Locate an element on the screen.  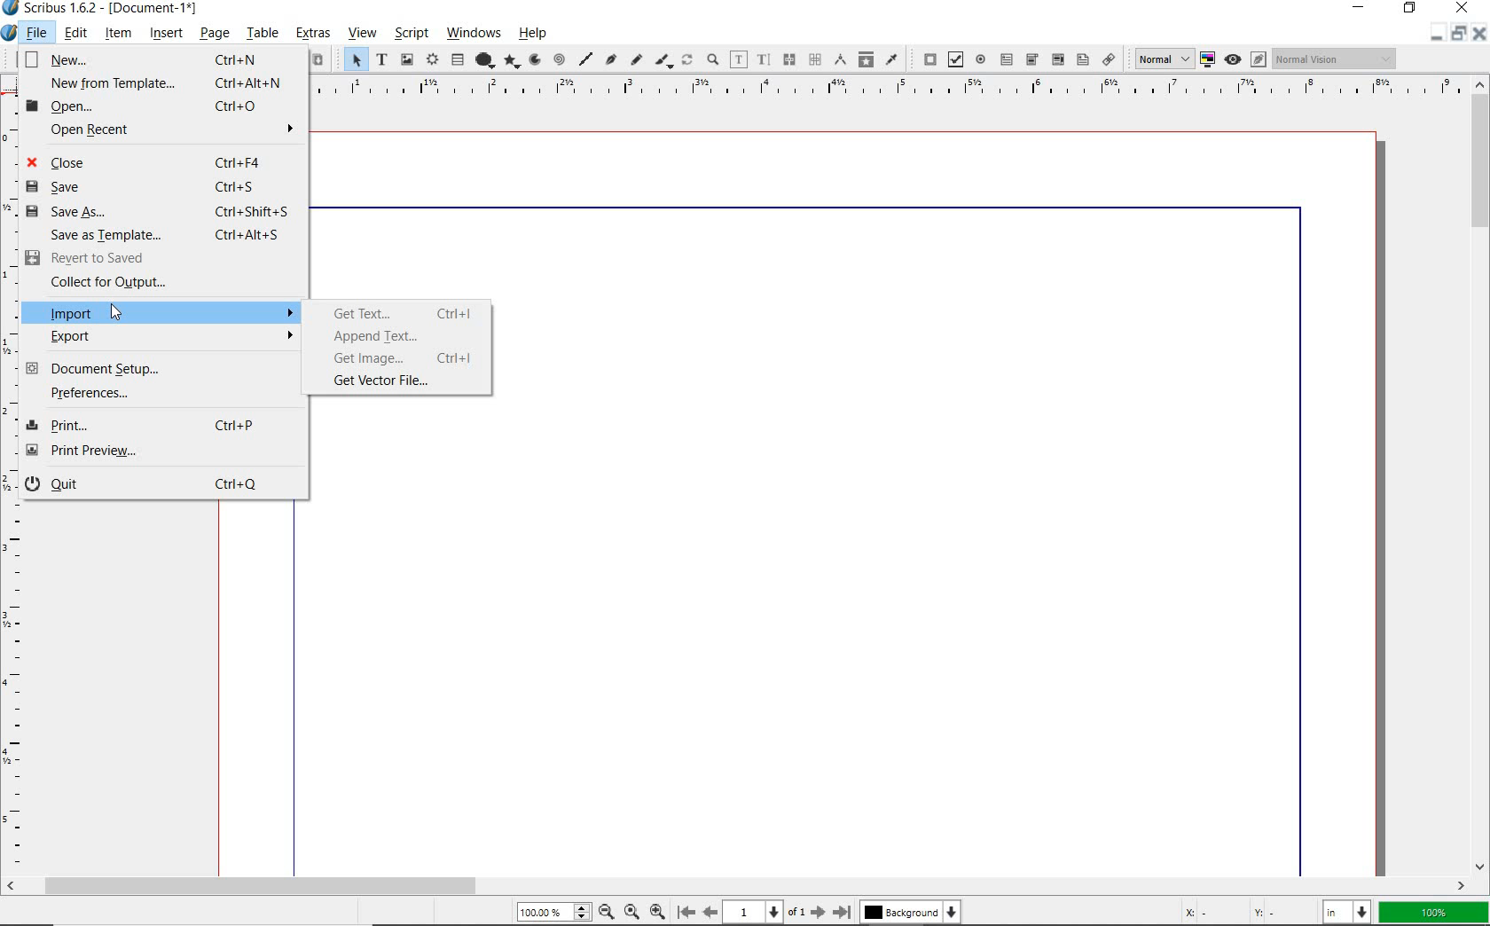
file is located at coordinates (40, 32).